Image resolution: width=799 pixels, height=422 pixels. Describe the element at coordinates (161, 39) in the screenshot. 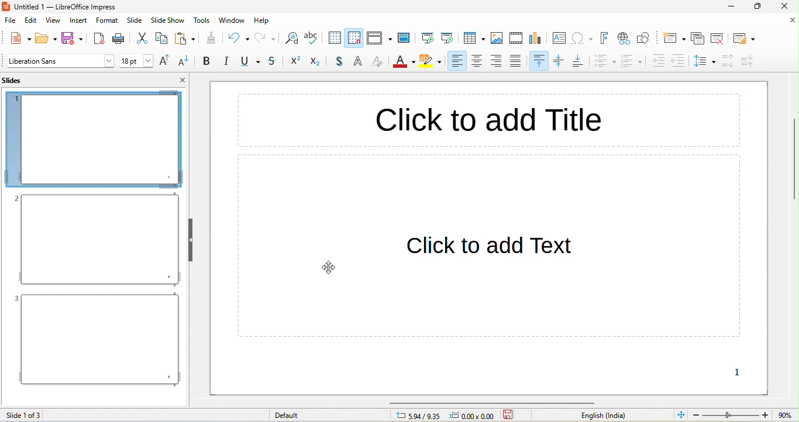

I see `ccopy` at that location.